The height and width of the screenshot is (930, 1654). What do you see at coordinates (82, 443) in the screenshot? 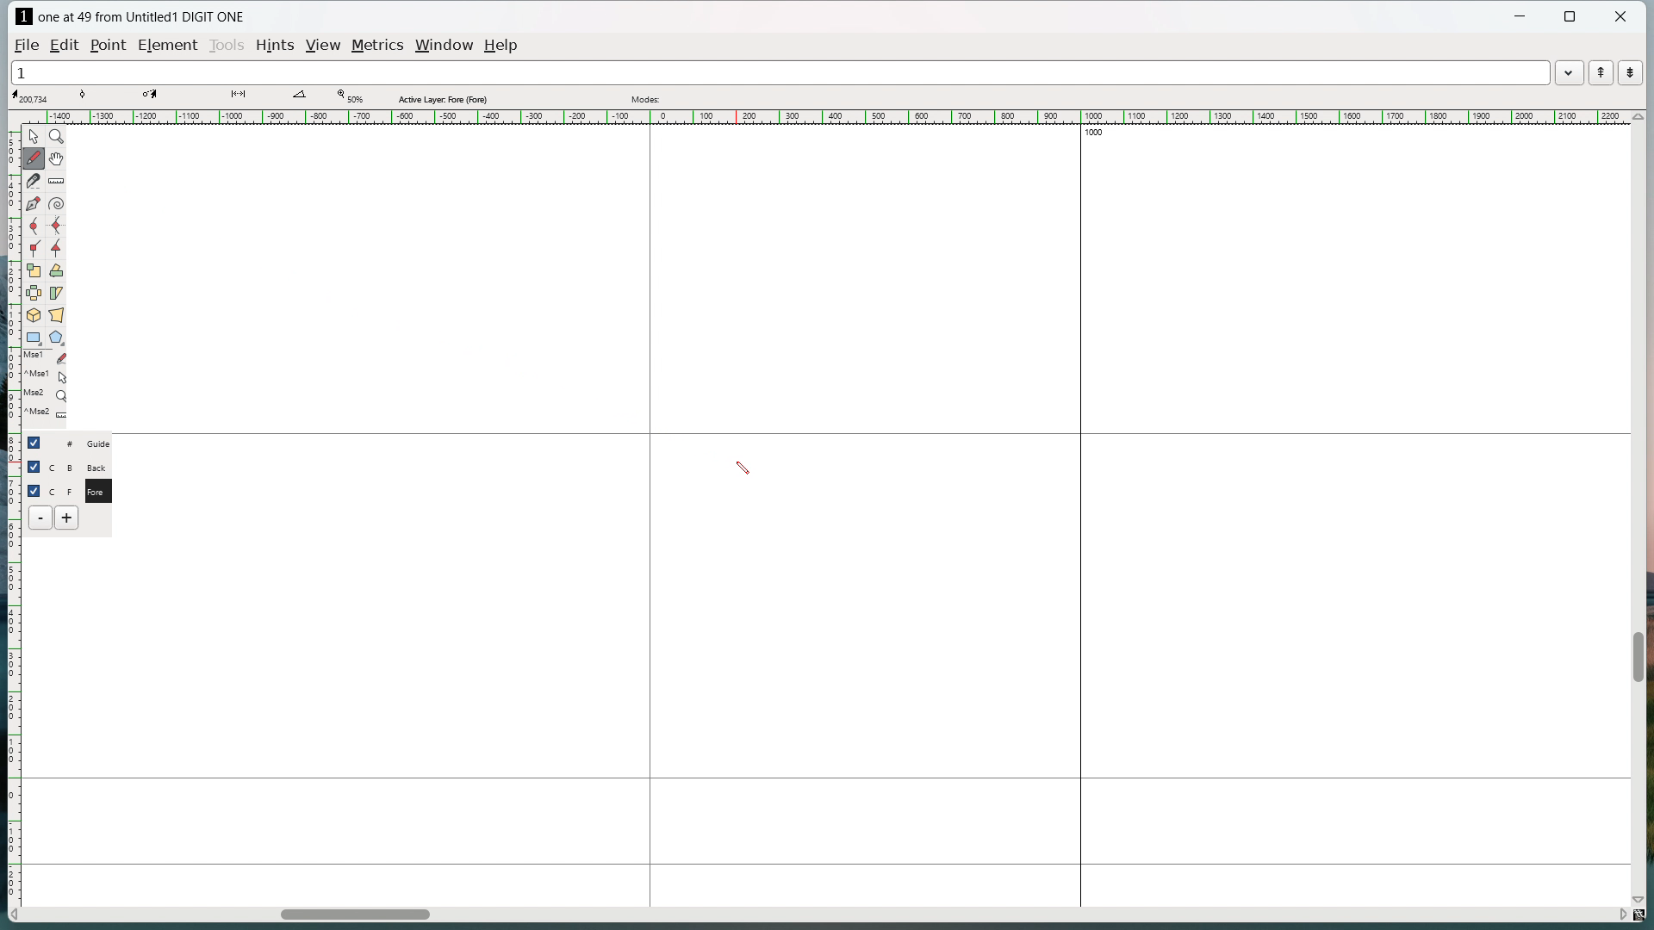
I see `# Guide` at bounding box center [82, 443].